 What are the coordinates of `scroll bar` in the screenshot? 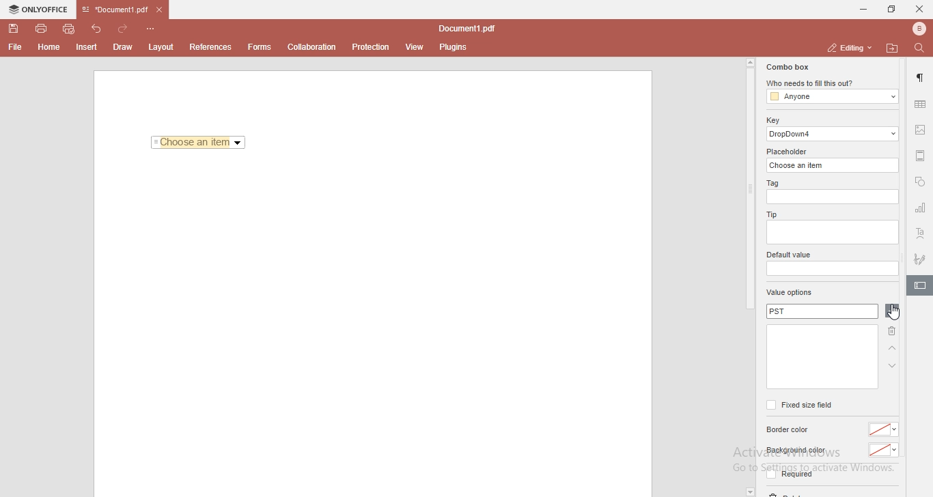 It's located at (749, 184).